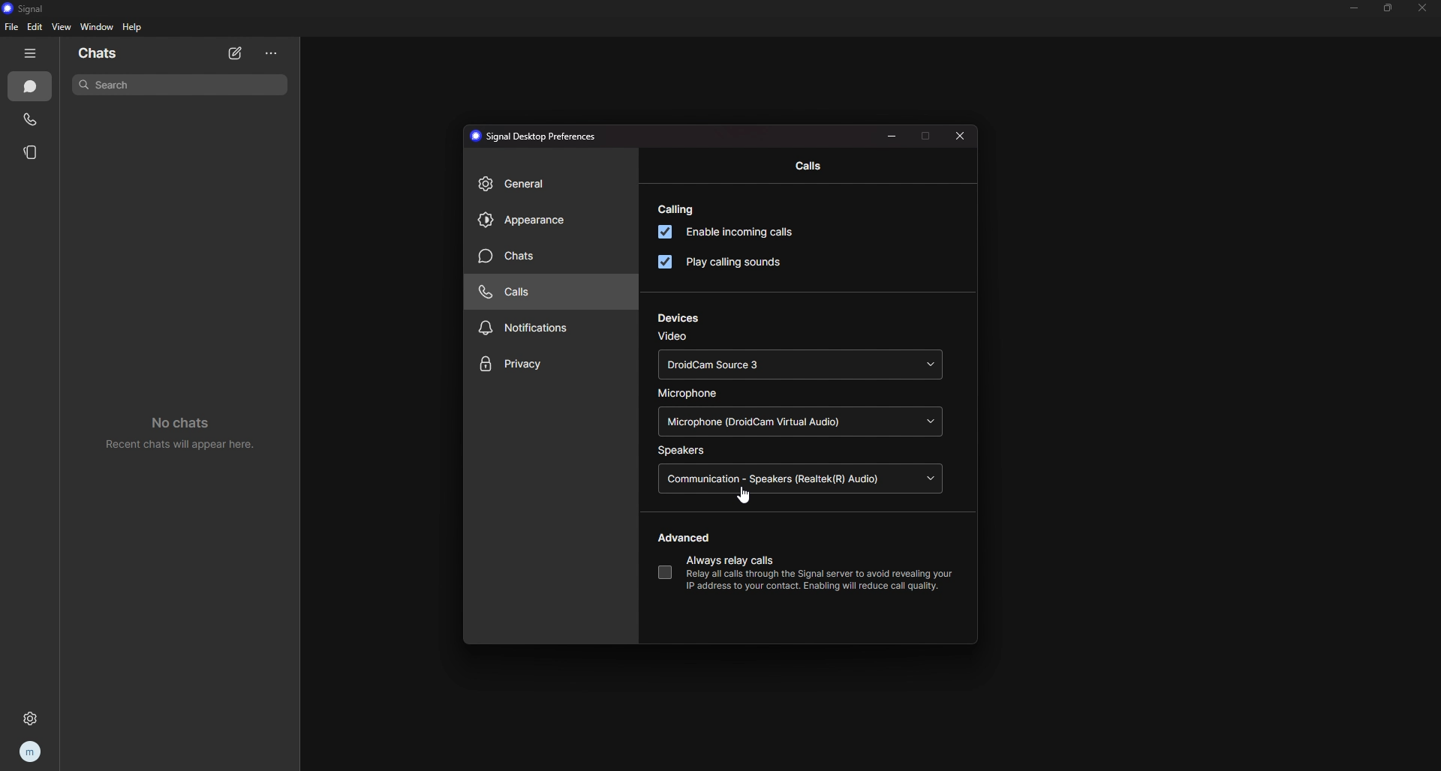  What do you see at coordinates (1388, 8) in the screenshot?
I see `resize` at bounding box center [1388, 8].